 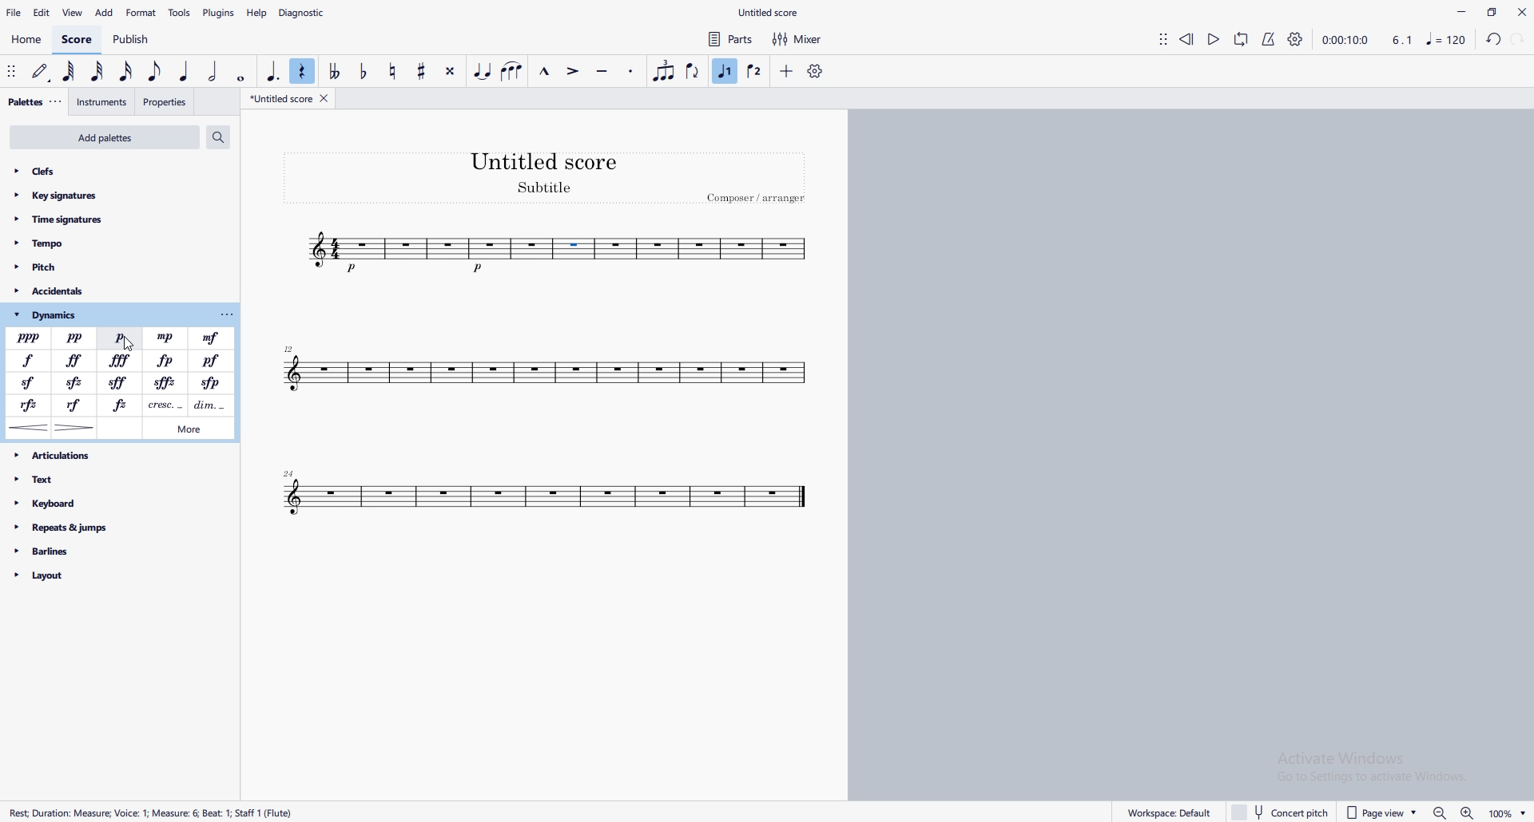 What do you see at coordinates (103, 483) in the screenshot?
I see `text` at bounding box center [103, 483].